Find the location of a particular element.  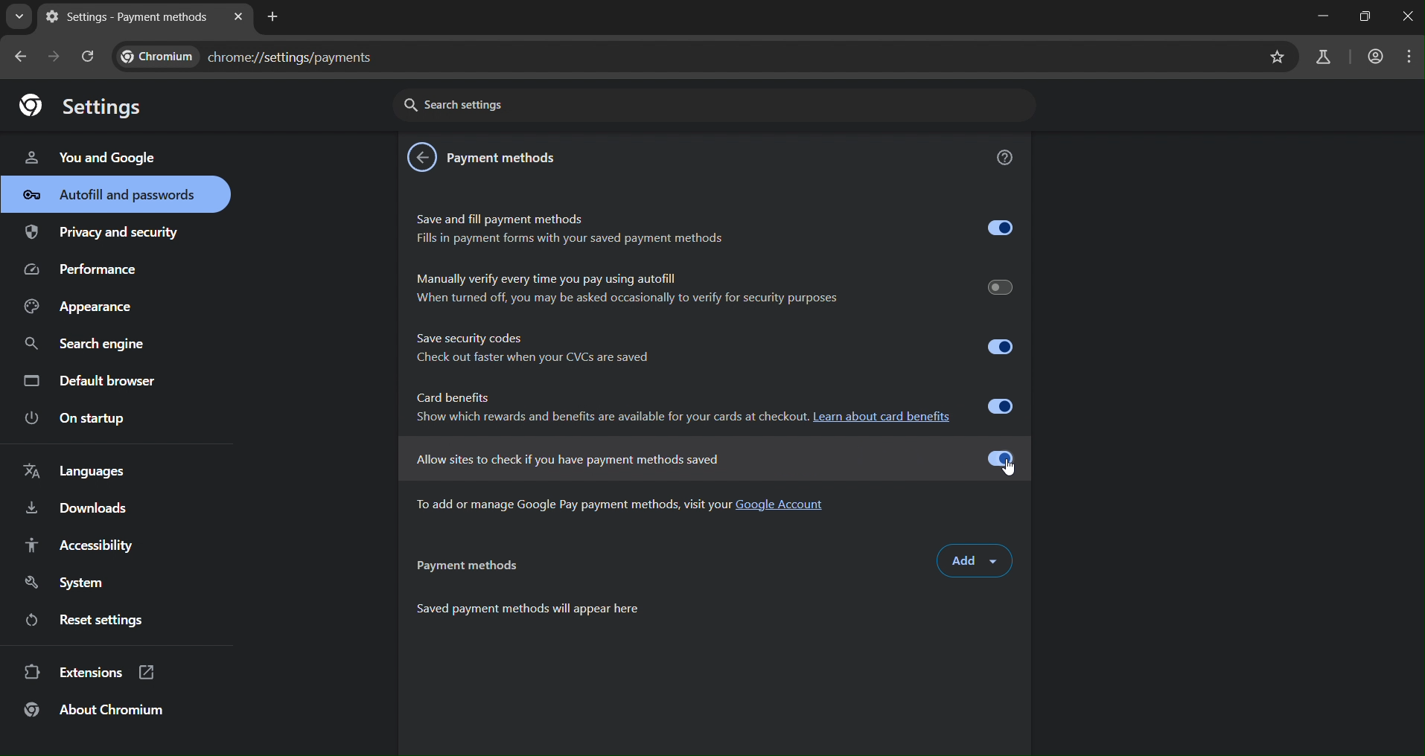

Google Account is located at coordinates (783, 505).